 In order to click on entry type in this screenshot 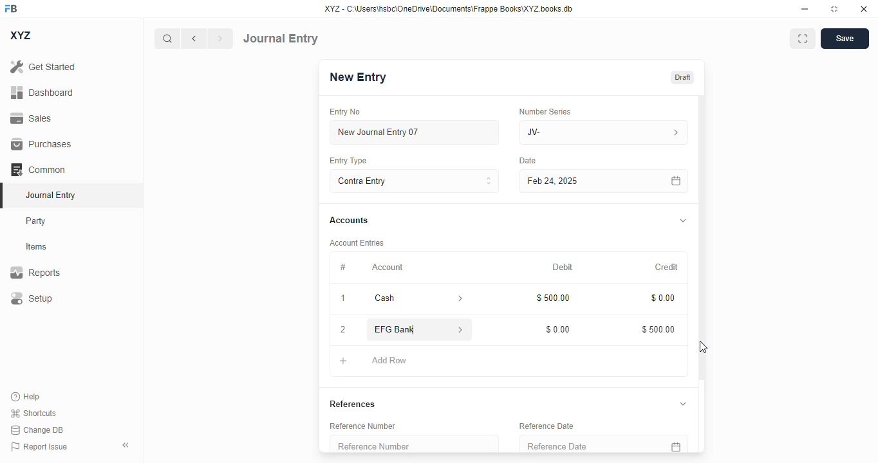, I will do `click(349, 161)`.